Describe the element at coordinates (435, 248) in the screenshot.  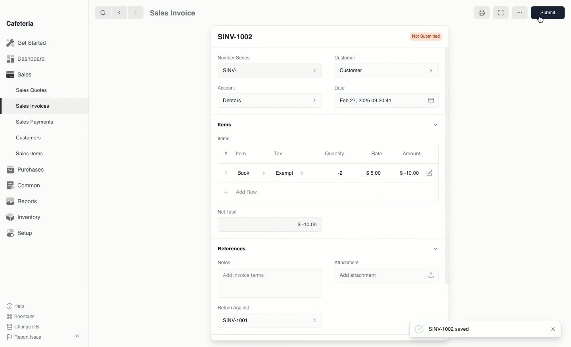
I see `Hide` at that location.